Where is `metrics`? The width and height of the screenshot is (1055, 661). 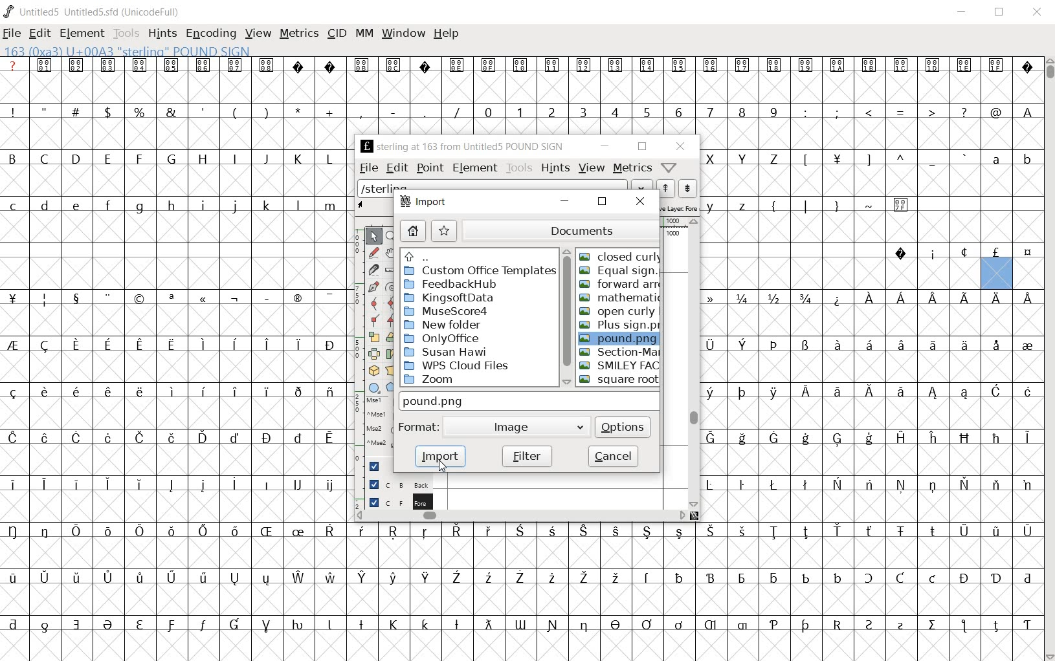
metrics is located at coordinates (632, 168).